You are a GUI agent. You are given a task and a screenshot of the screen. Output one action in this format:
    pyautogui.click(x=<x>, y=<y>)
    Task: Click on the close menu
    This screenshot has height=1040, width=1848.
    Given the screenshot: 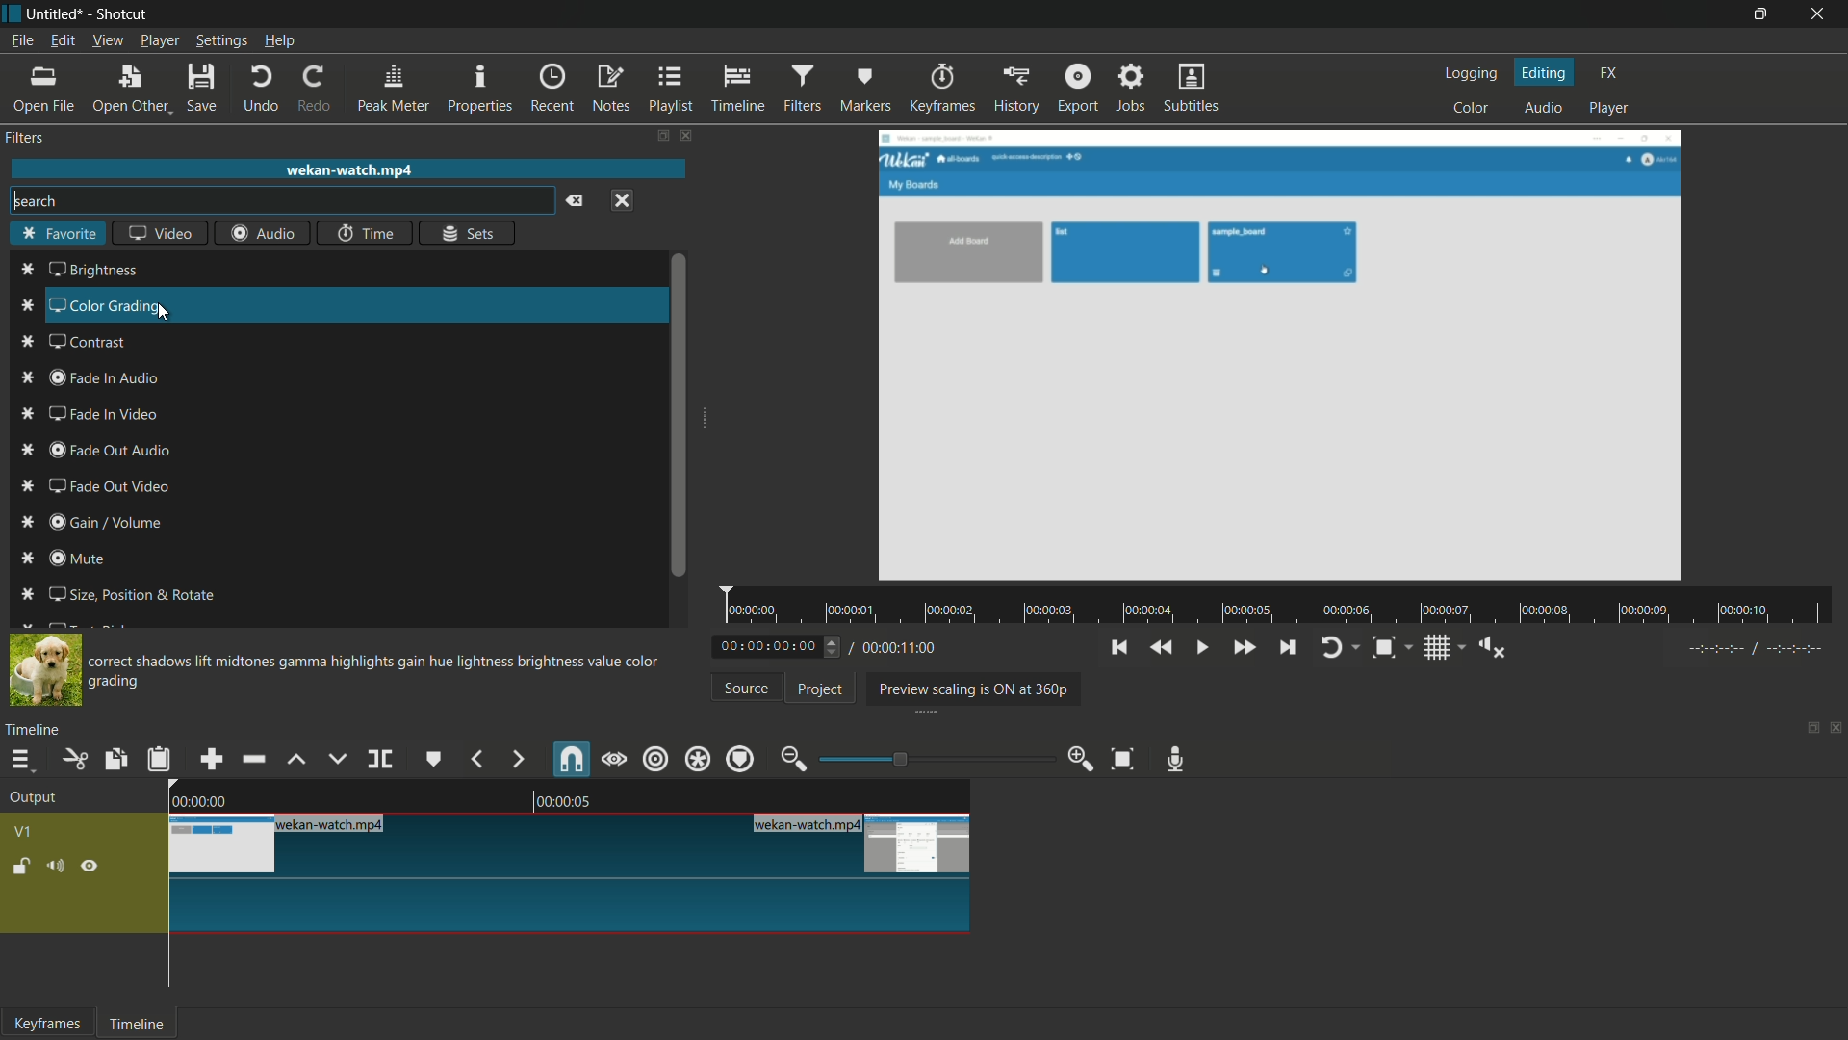 What is the action you would take?
    pyautogui.click(x=623, y=200)
    